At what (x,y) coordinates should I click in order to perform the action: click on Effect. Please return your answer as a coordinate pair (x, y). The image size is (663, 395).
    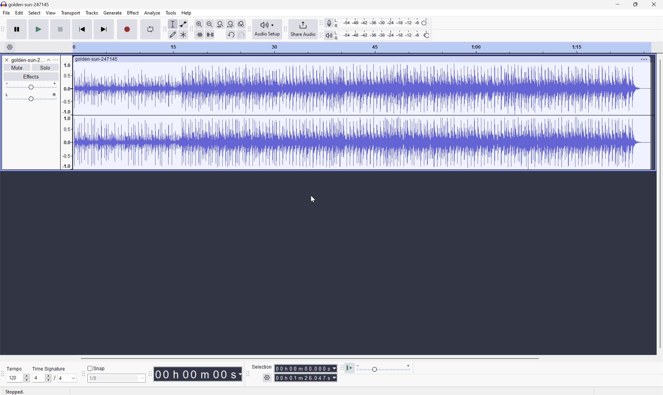
    Looking at the image, I should click on (133, 13).